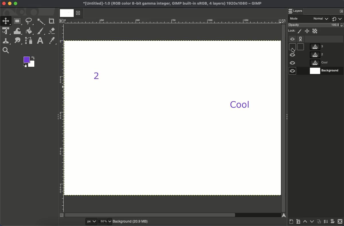 The image size is (344, 226). Describe the element at coordinates (283, 117) in the screenshot. I see `Scroll` at that location.